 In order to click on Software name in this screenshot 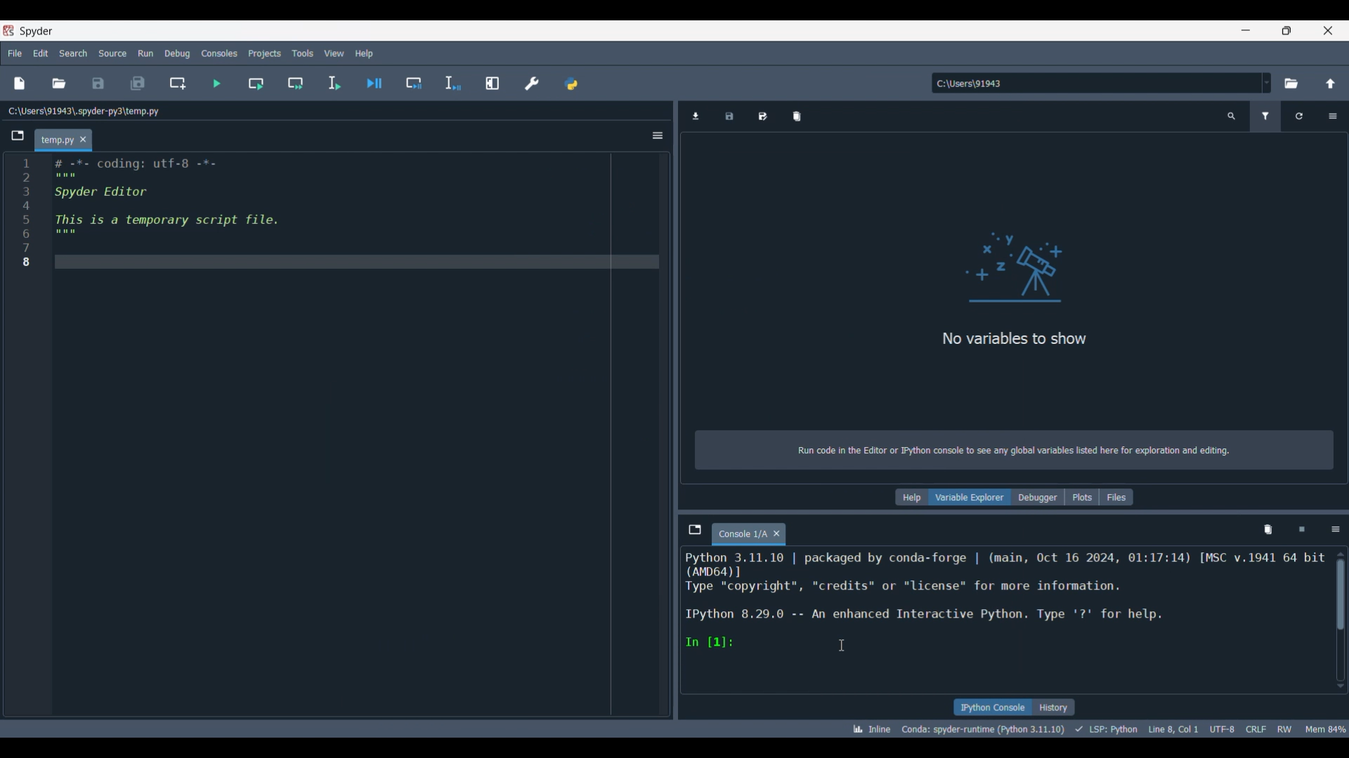, I will do `click(37, 32)`.